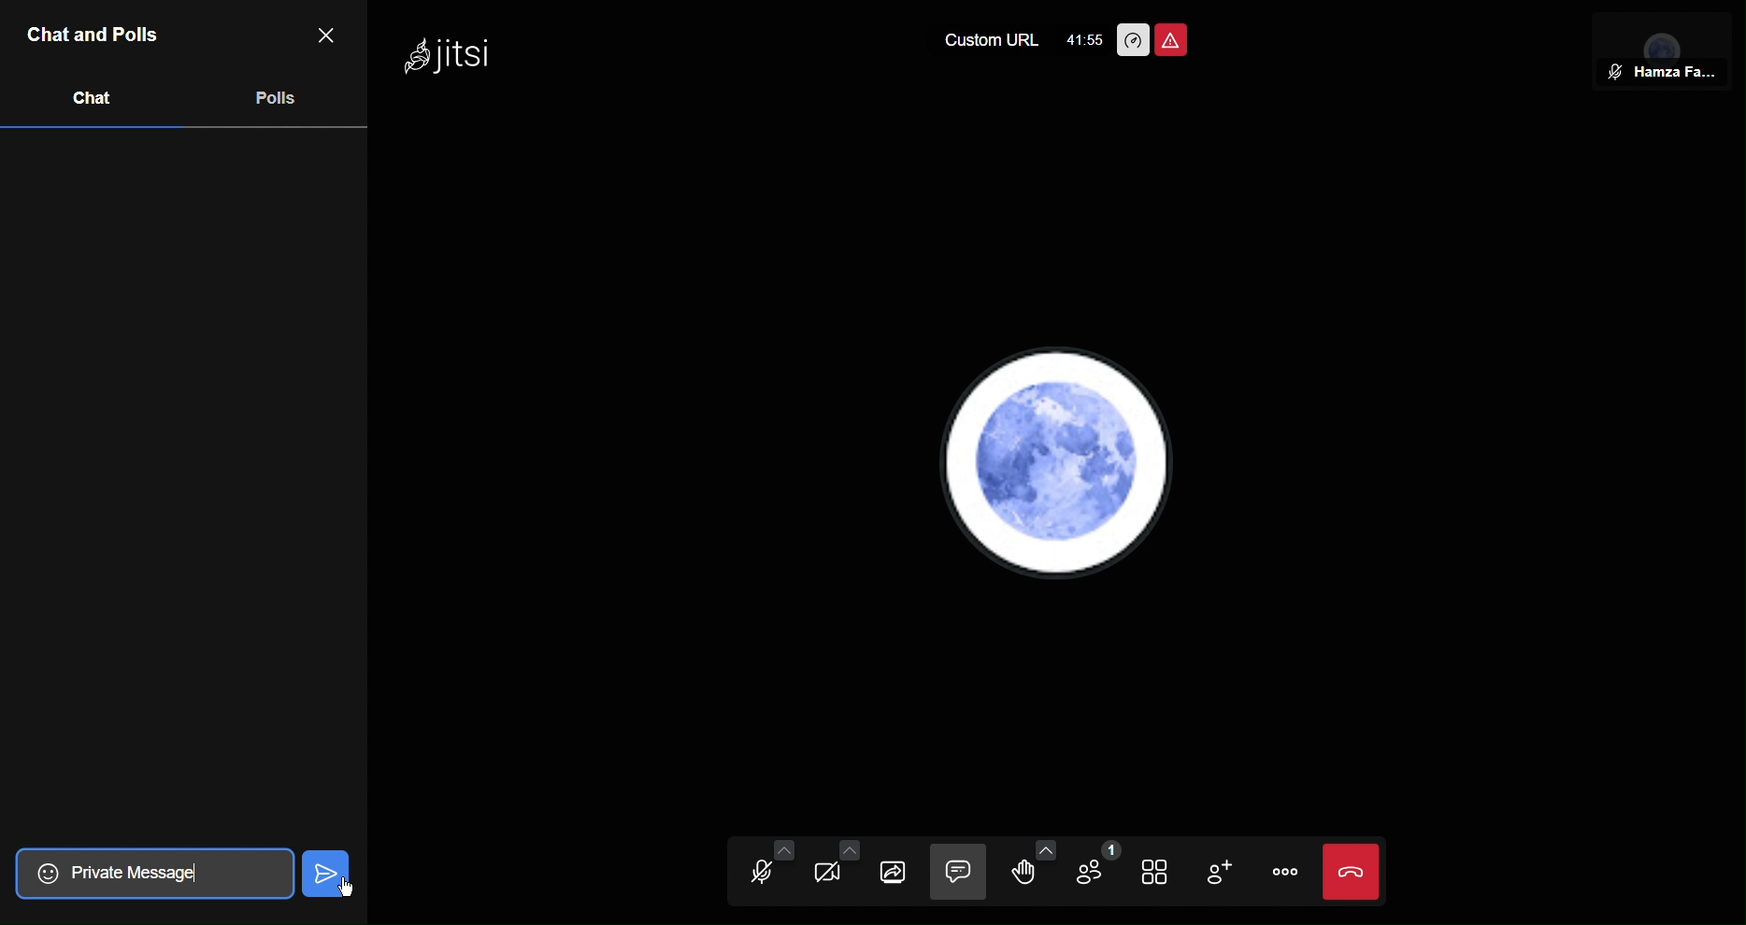 The width and height of the screenshot is (1746, 925). What do you see at coordinates (765, 872) in the screenshot?
I see `Audio` at bounding box center [765, 872].